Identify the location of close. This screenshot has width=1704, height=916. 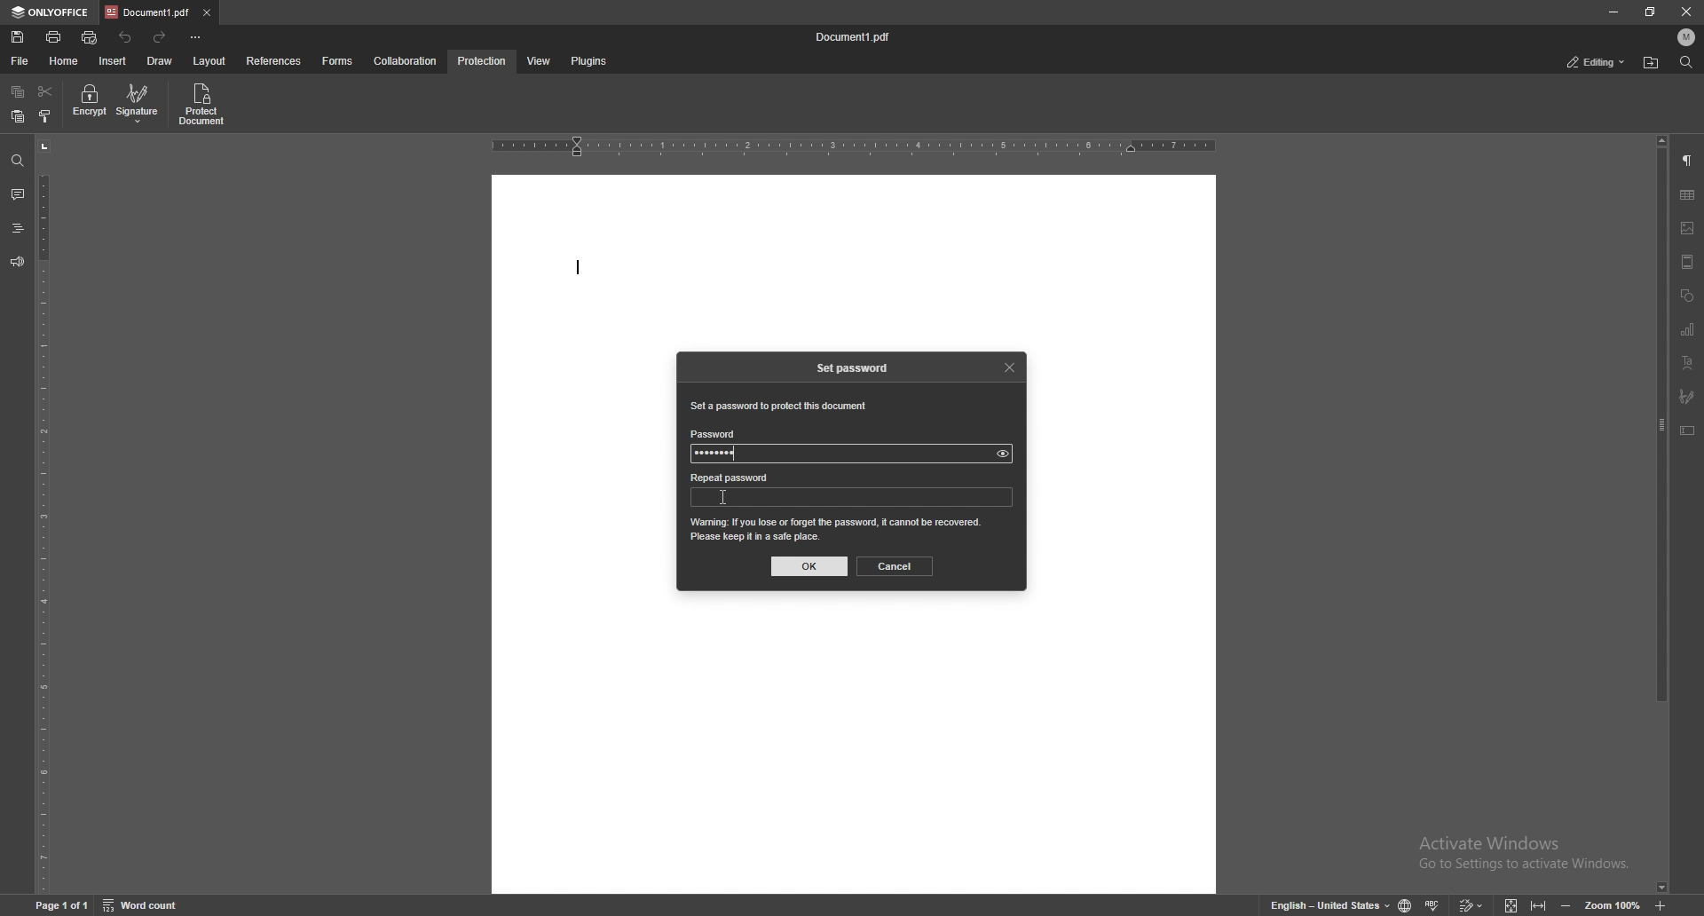
(1009, 366).